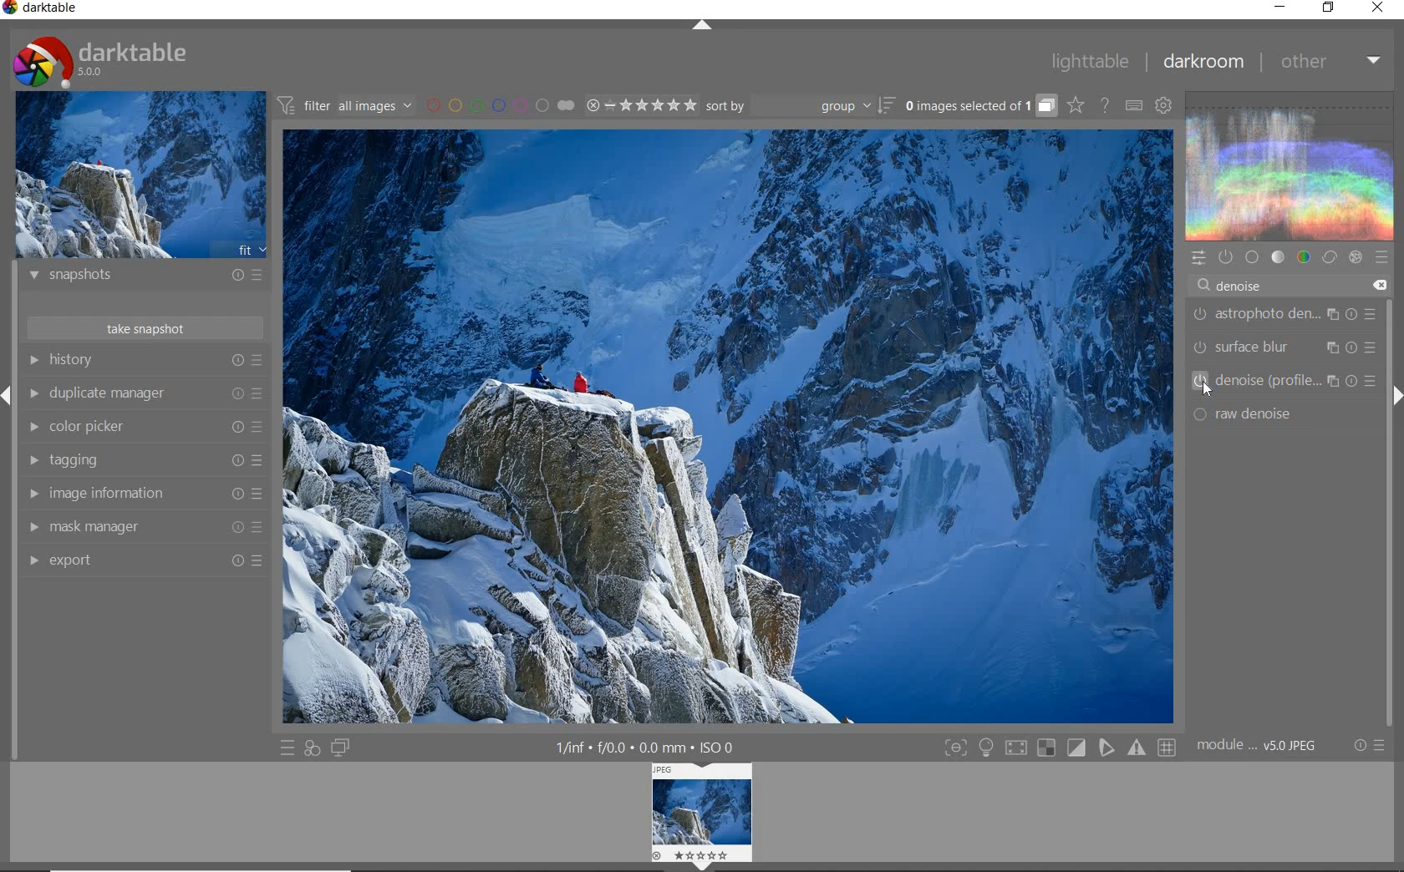 This screenshot has width=1404, height=872. What do you see at coordinates (140, 174) in the screenshot?
I see `image preview` at bounding box center [140, 174].